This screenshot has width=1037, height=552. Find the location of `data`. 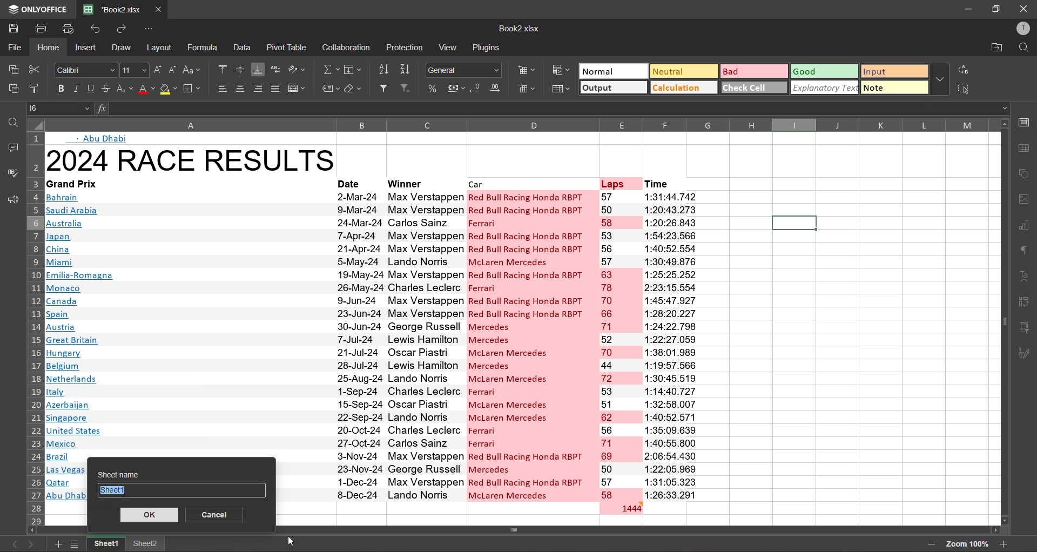

data is located at coordinates (243, 49).